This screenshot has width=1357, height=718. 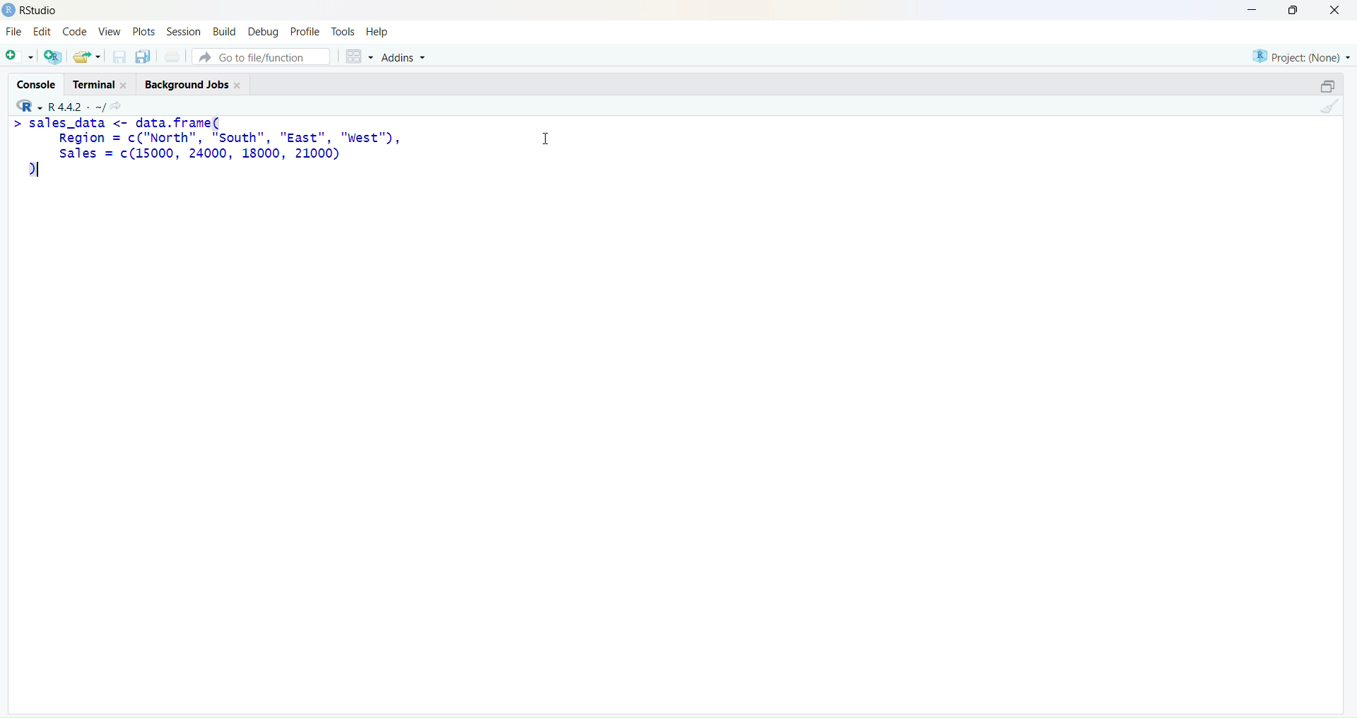 I want to click on clear, so click(x=1333, y=110).